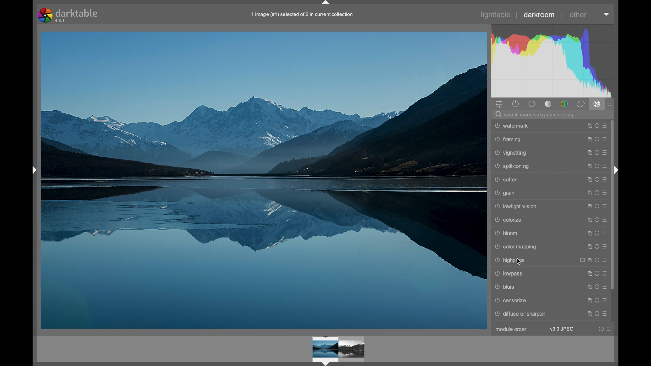 The height and width of the screenshot is (366, 651). Describe the element at coordinates (598, 313) in the screenshot. I see `more options` at that location.